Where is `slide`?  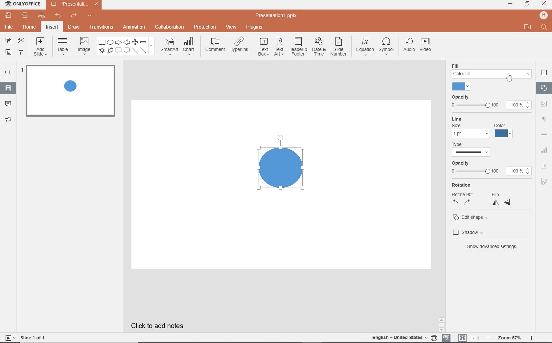 slide is located at coordinates (70, 91).